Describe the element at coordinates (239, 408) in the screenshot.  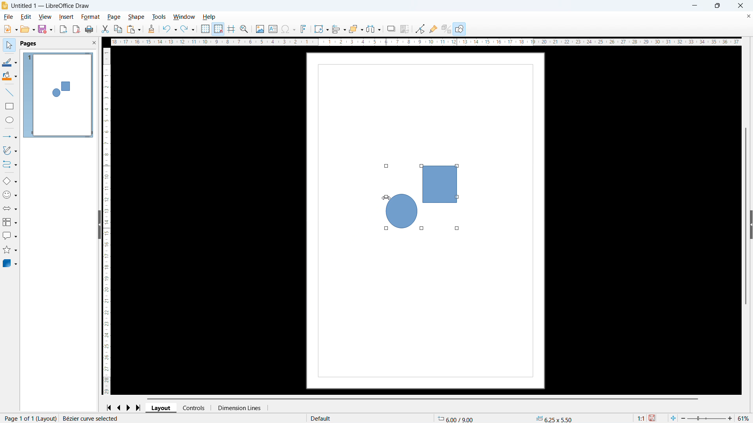
I see `Dimension lines ` at that location.